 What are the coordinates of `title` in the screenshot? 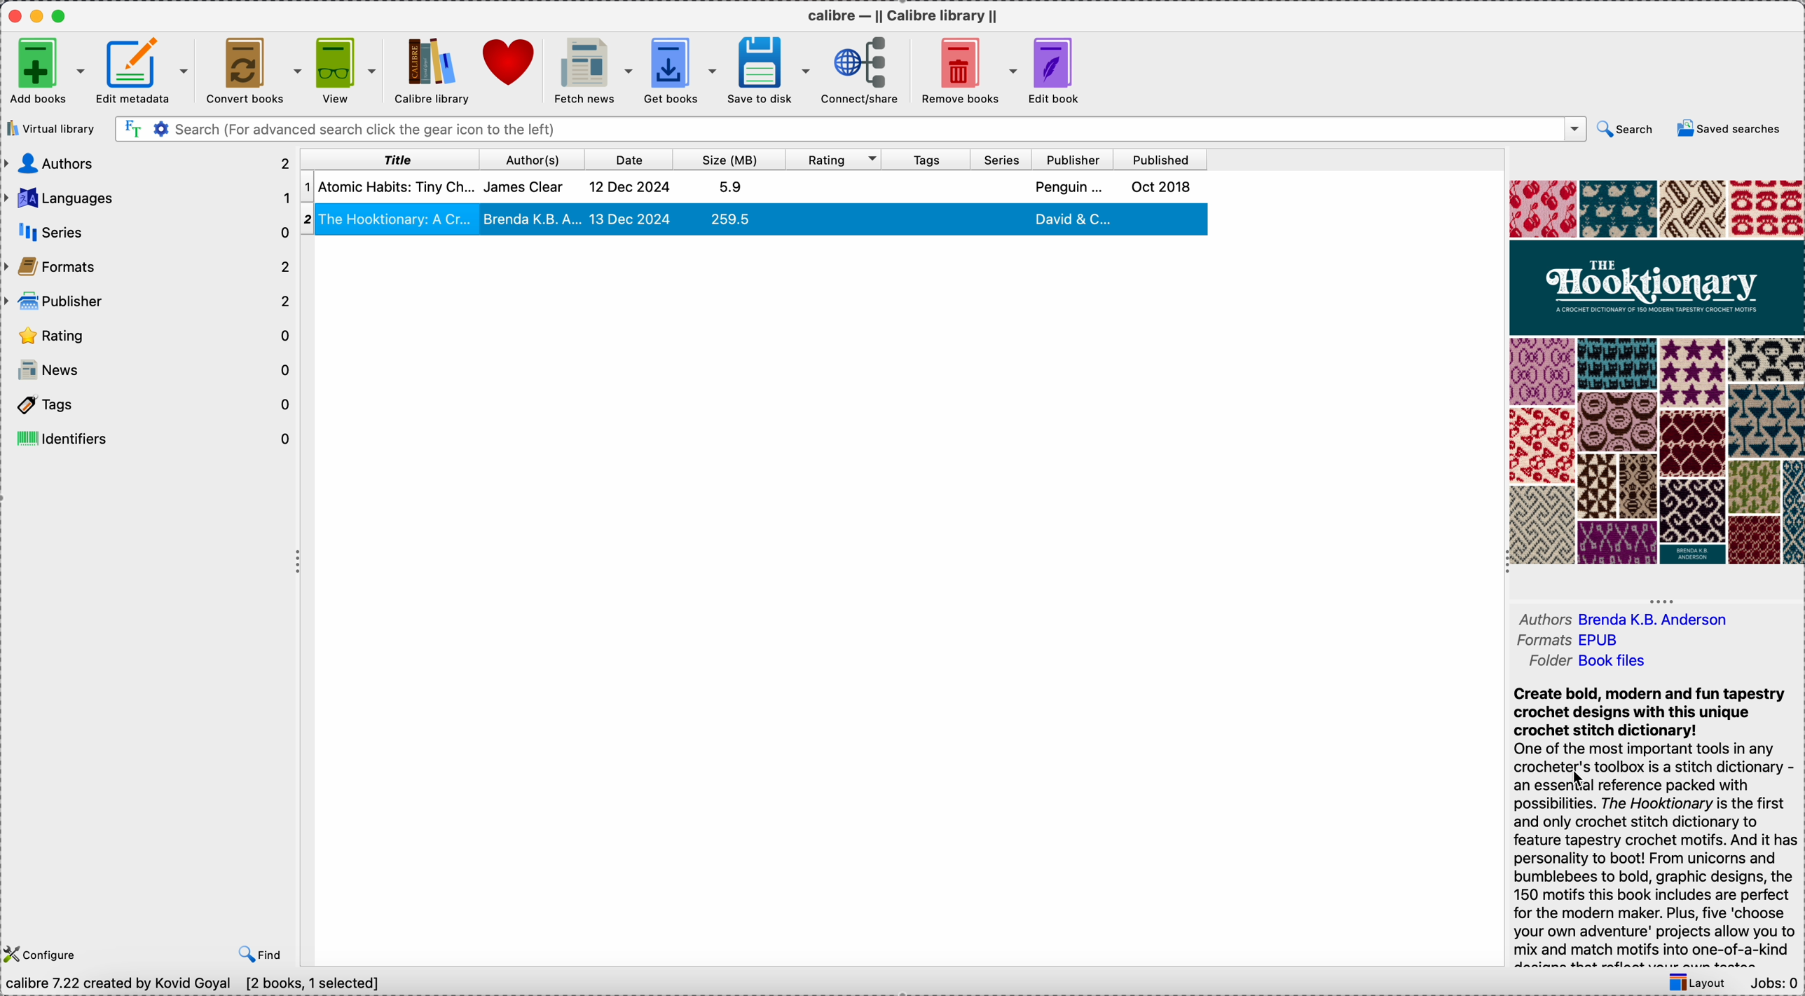 It's located at (394, 161).